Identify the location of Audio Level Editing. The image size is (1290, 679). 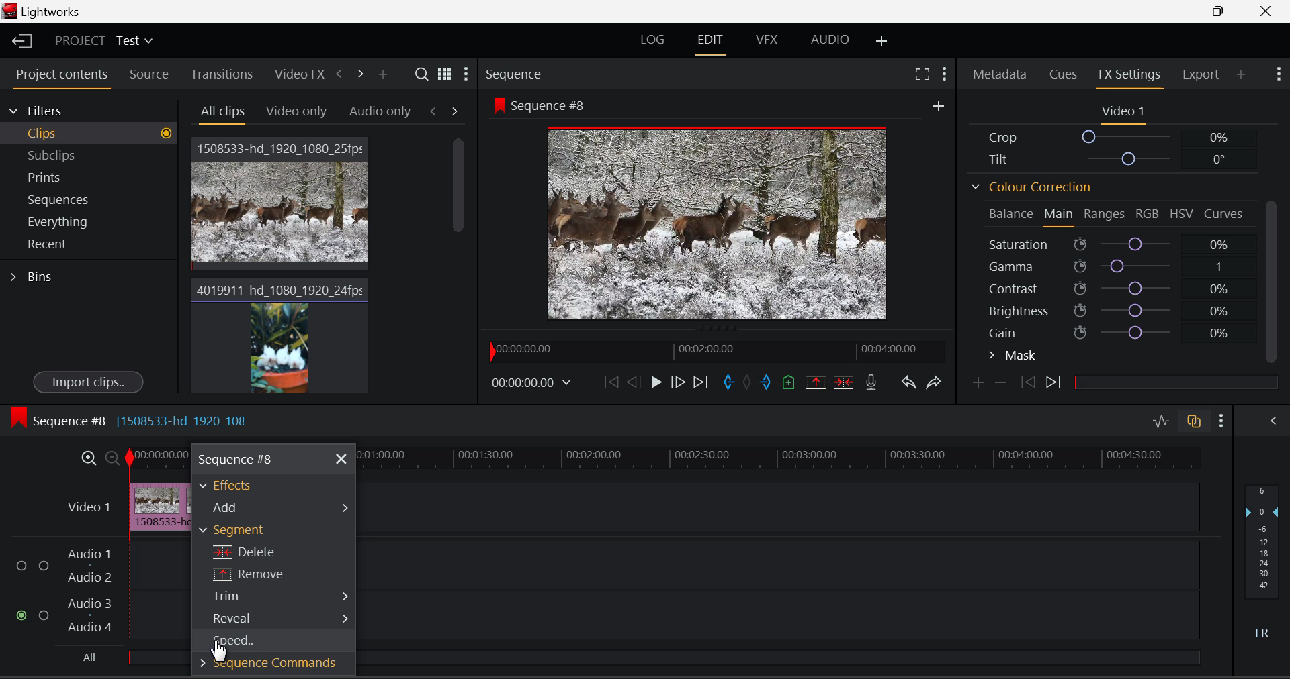
(1161, 421).